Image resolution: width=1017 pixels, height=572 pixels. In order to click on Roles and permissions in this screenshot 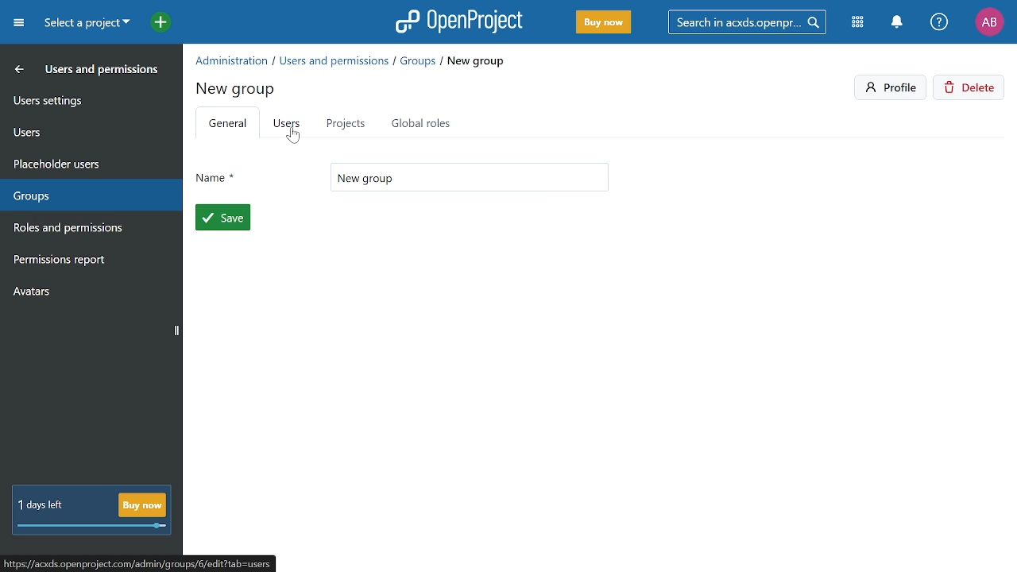, I will do `click(82, 230)`.